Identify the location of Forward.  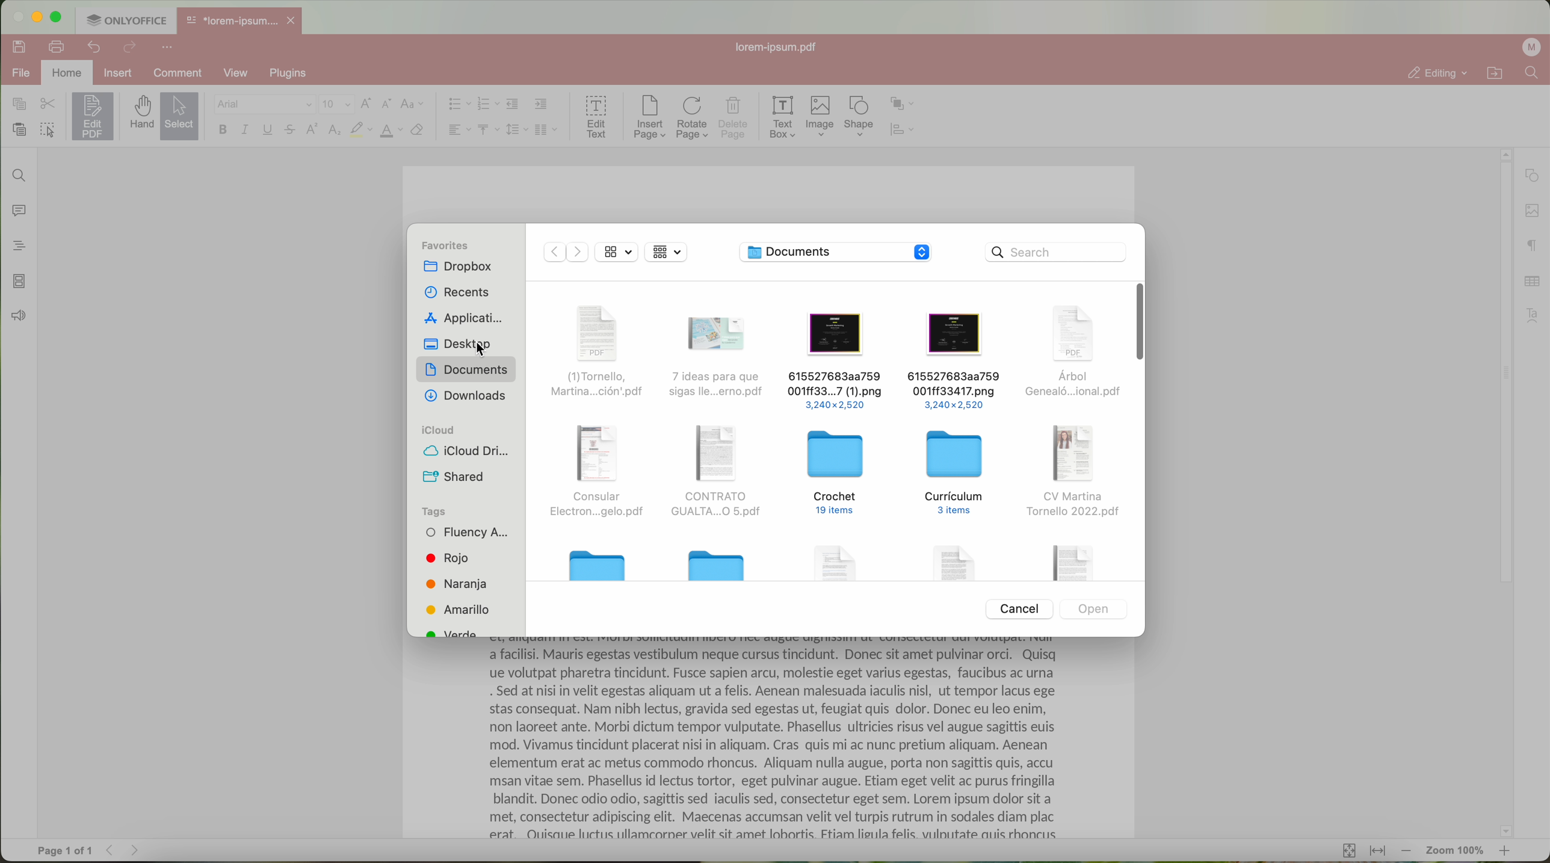
(579, 252).